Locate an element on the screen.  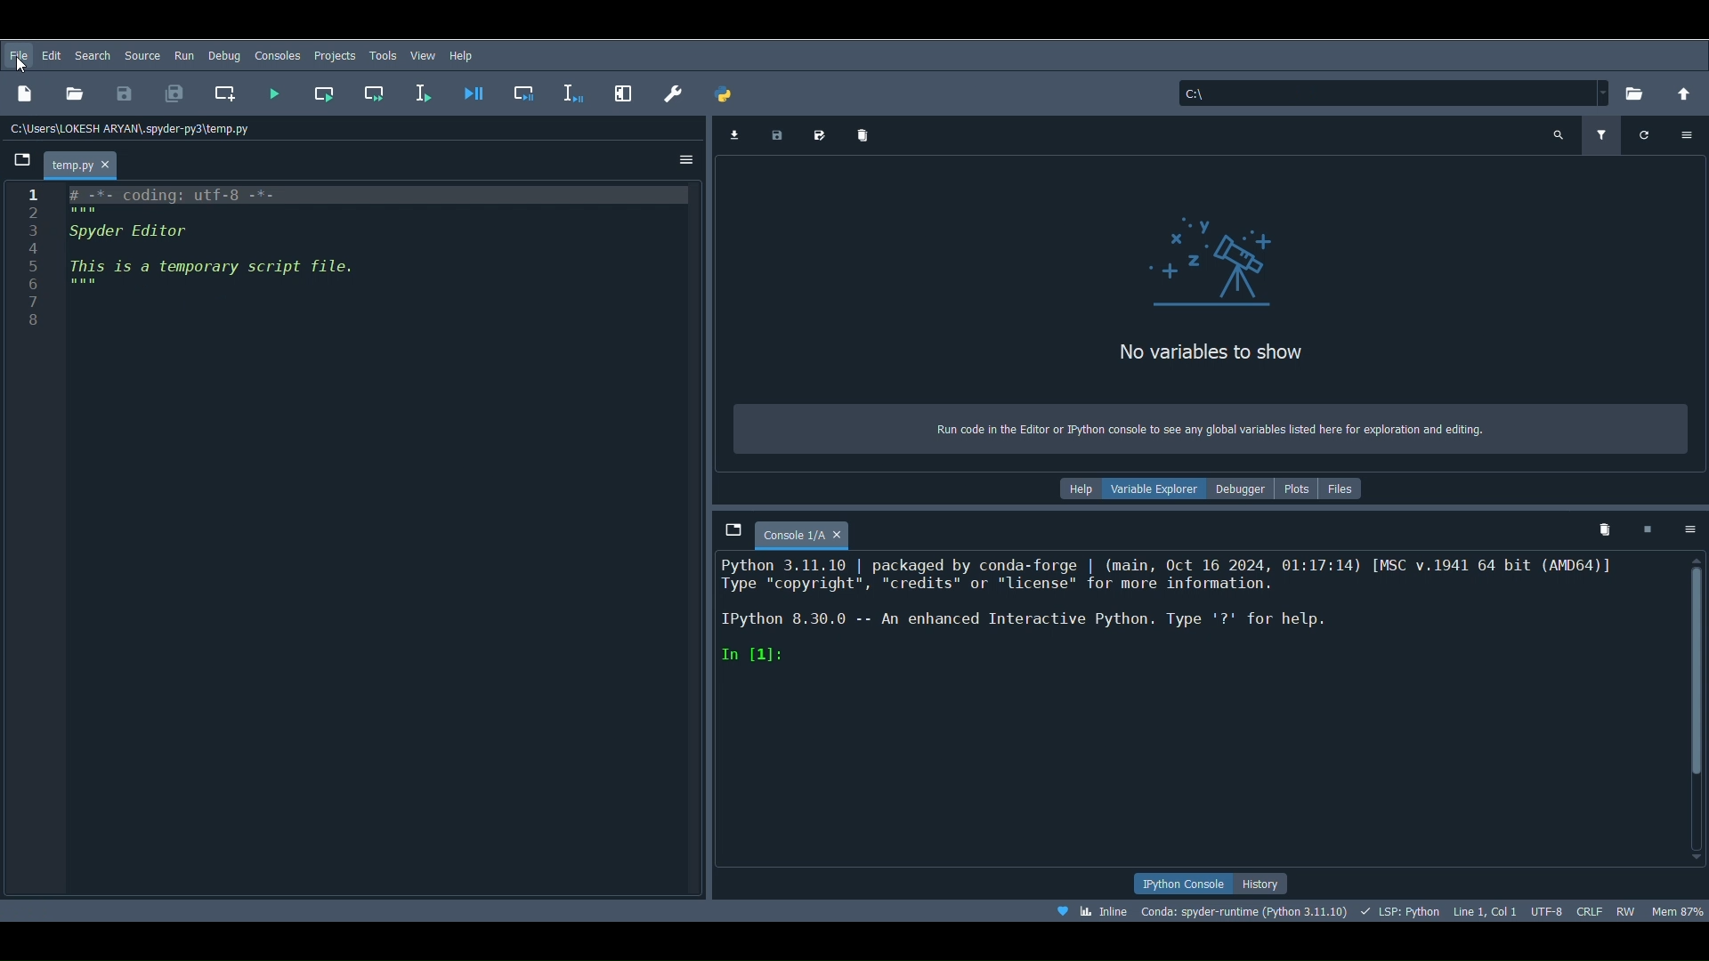
Options is located at coordinates (1691, 135).